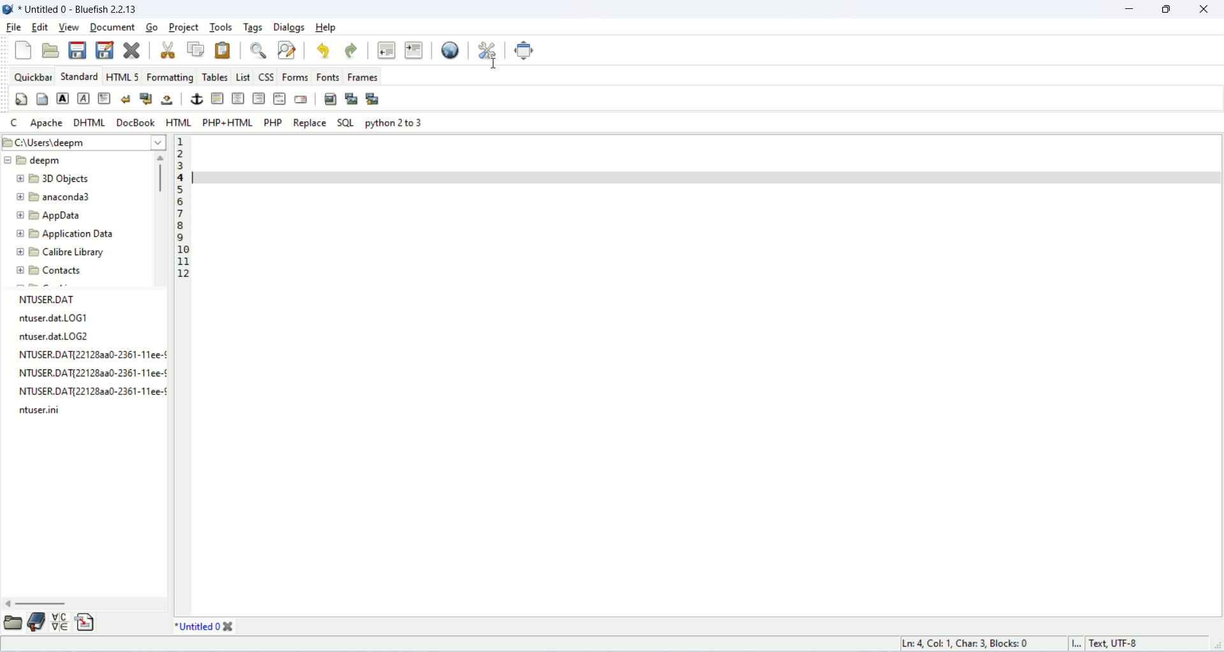 The width and height of the screenshot is (1224, 652). Describe the element at coordinates (527, 51) in the screenshot. I see `fullscreen` at that location.